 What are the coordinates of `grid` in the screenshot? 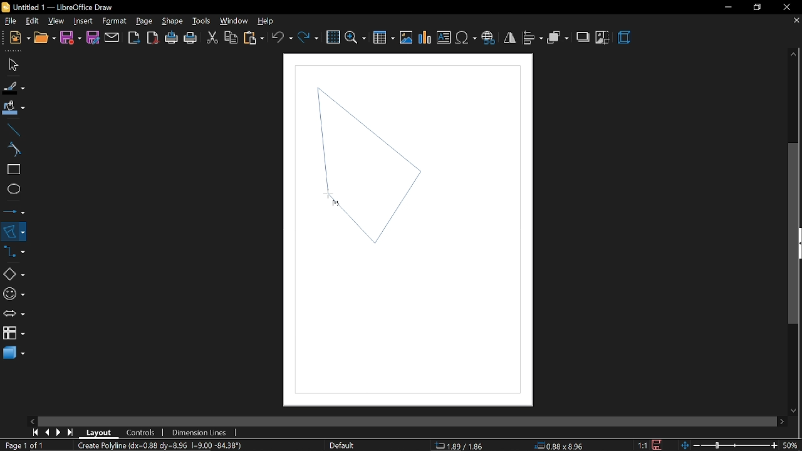 It's located at (333, 38).